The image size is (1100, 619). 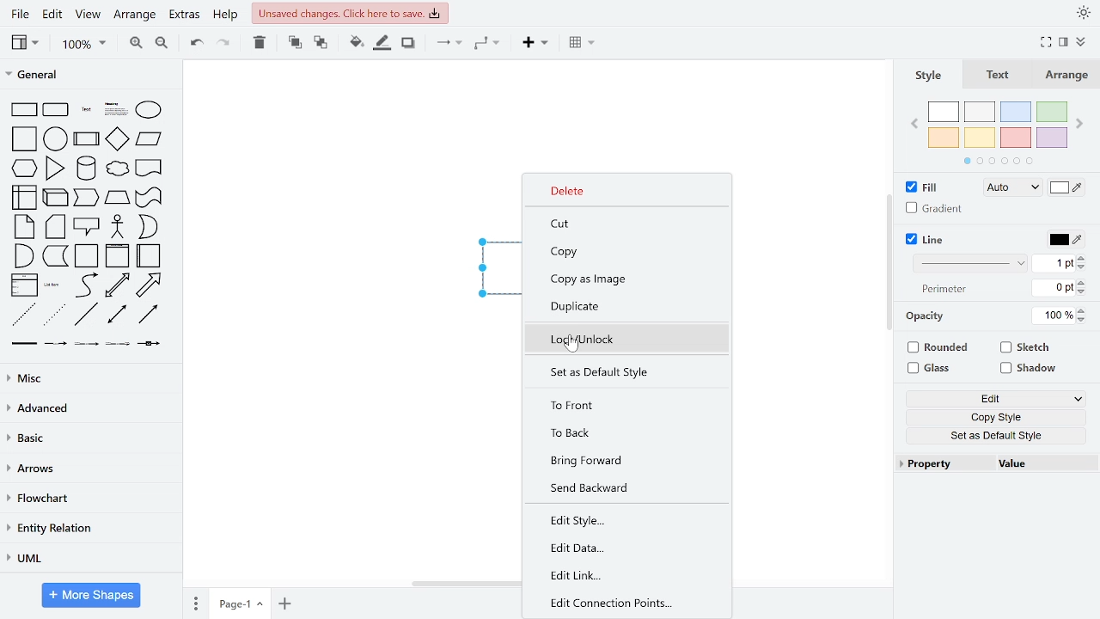 I want to click on parallelogram, so click(x=150, y=140).